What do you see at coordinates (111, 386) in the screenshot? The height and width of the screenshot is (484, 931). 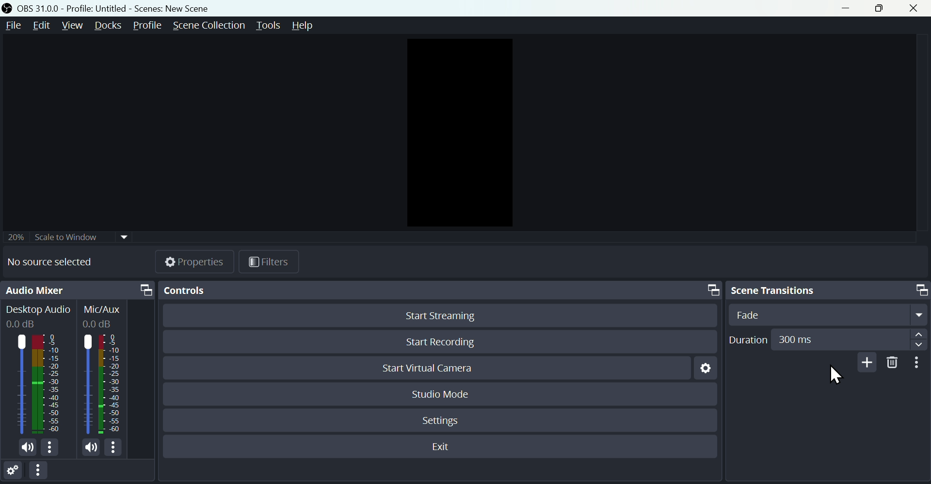 I see `Mic/Aux` at bounding box center [111, 386].